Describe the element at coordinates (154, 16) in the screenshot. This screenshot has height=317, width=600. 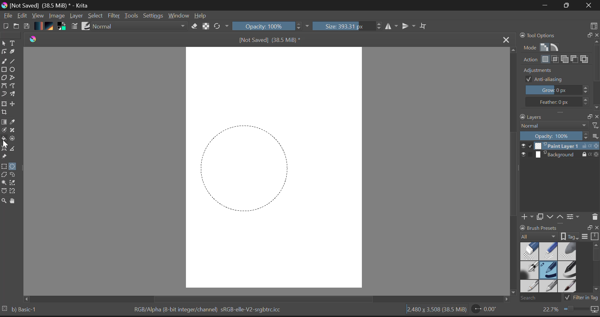
I see `Settings` at that location.